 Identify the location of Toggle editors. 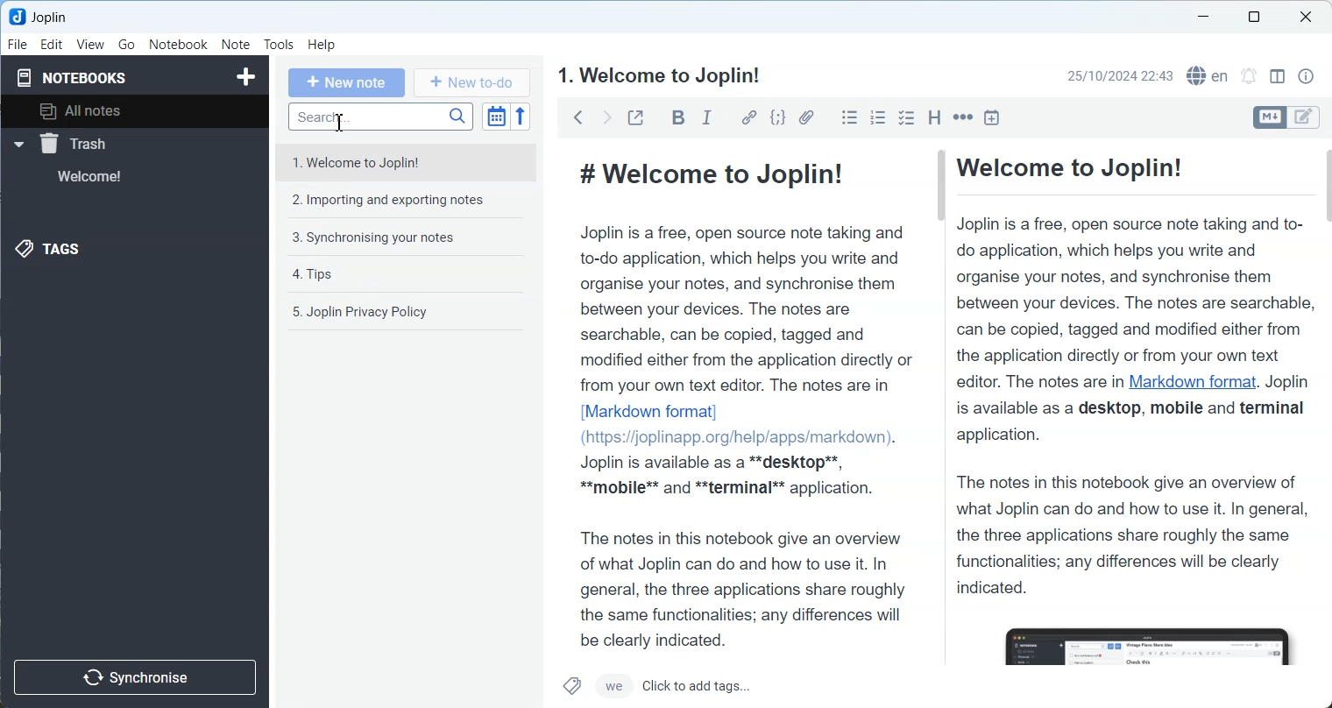
(1269, 117).